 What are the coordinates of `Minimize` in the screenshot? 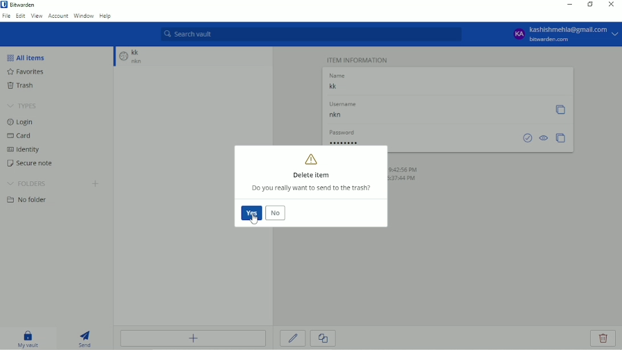 It's located at (569, 5).